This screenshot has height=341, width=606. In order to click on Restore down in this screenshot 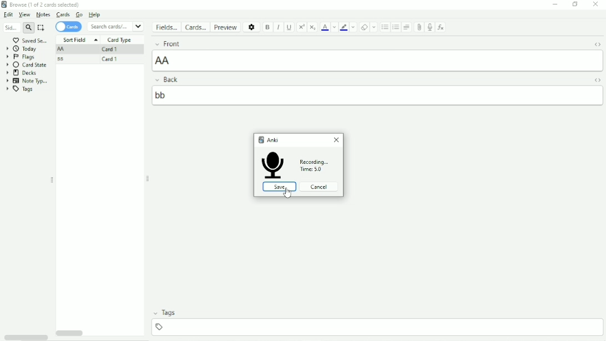, I will do `click(577, 4)`.